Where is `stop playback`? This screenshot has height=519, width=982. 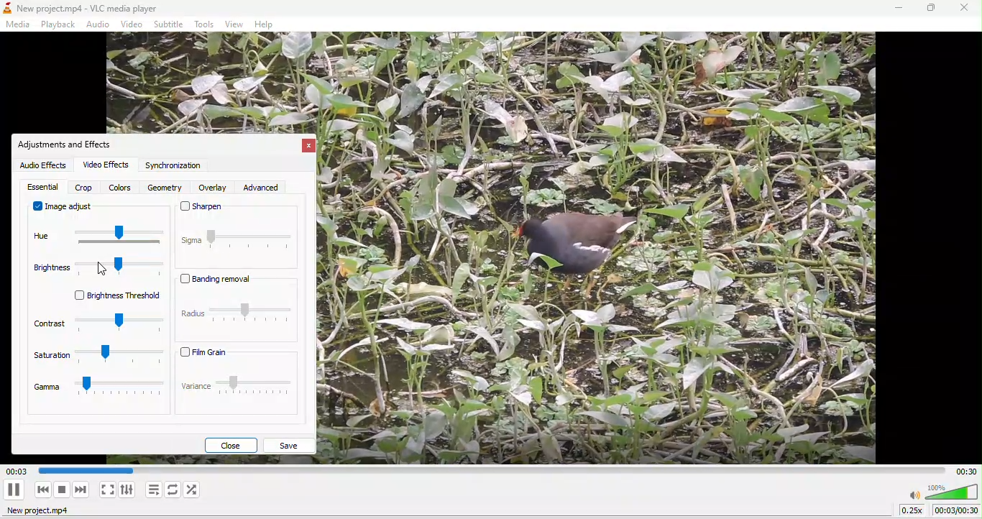 stop playback is located at coordinates (63, 490).